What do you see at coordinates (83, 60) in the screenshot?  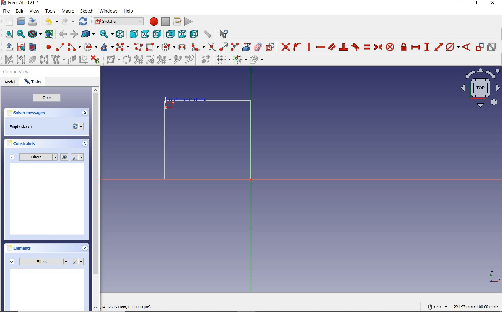 I see `remove axes alignment` at bounding box center [83, 60].